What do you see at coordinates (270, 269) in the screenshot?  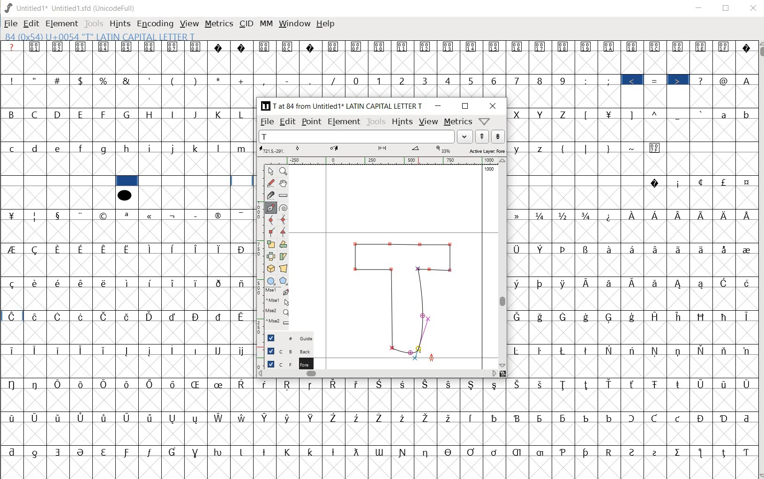 I see `3D rotate` at bounding box center [270, 269].